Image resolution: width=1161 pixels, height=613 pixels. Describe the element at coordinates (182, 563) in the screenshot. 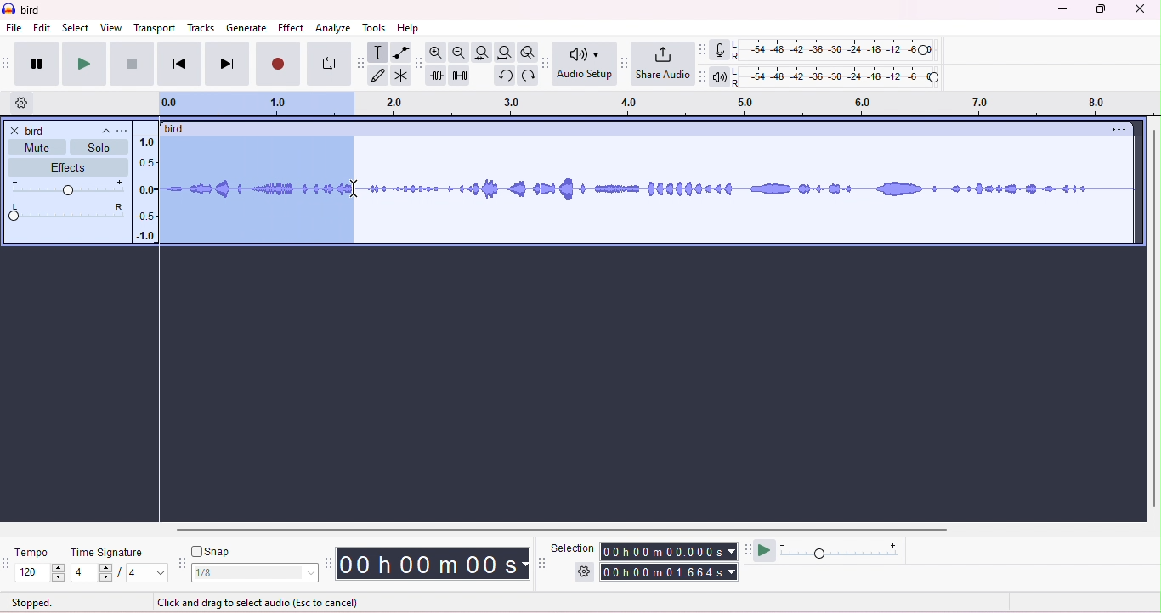

I see `snap tool bar` at that location.